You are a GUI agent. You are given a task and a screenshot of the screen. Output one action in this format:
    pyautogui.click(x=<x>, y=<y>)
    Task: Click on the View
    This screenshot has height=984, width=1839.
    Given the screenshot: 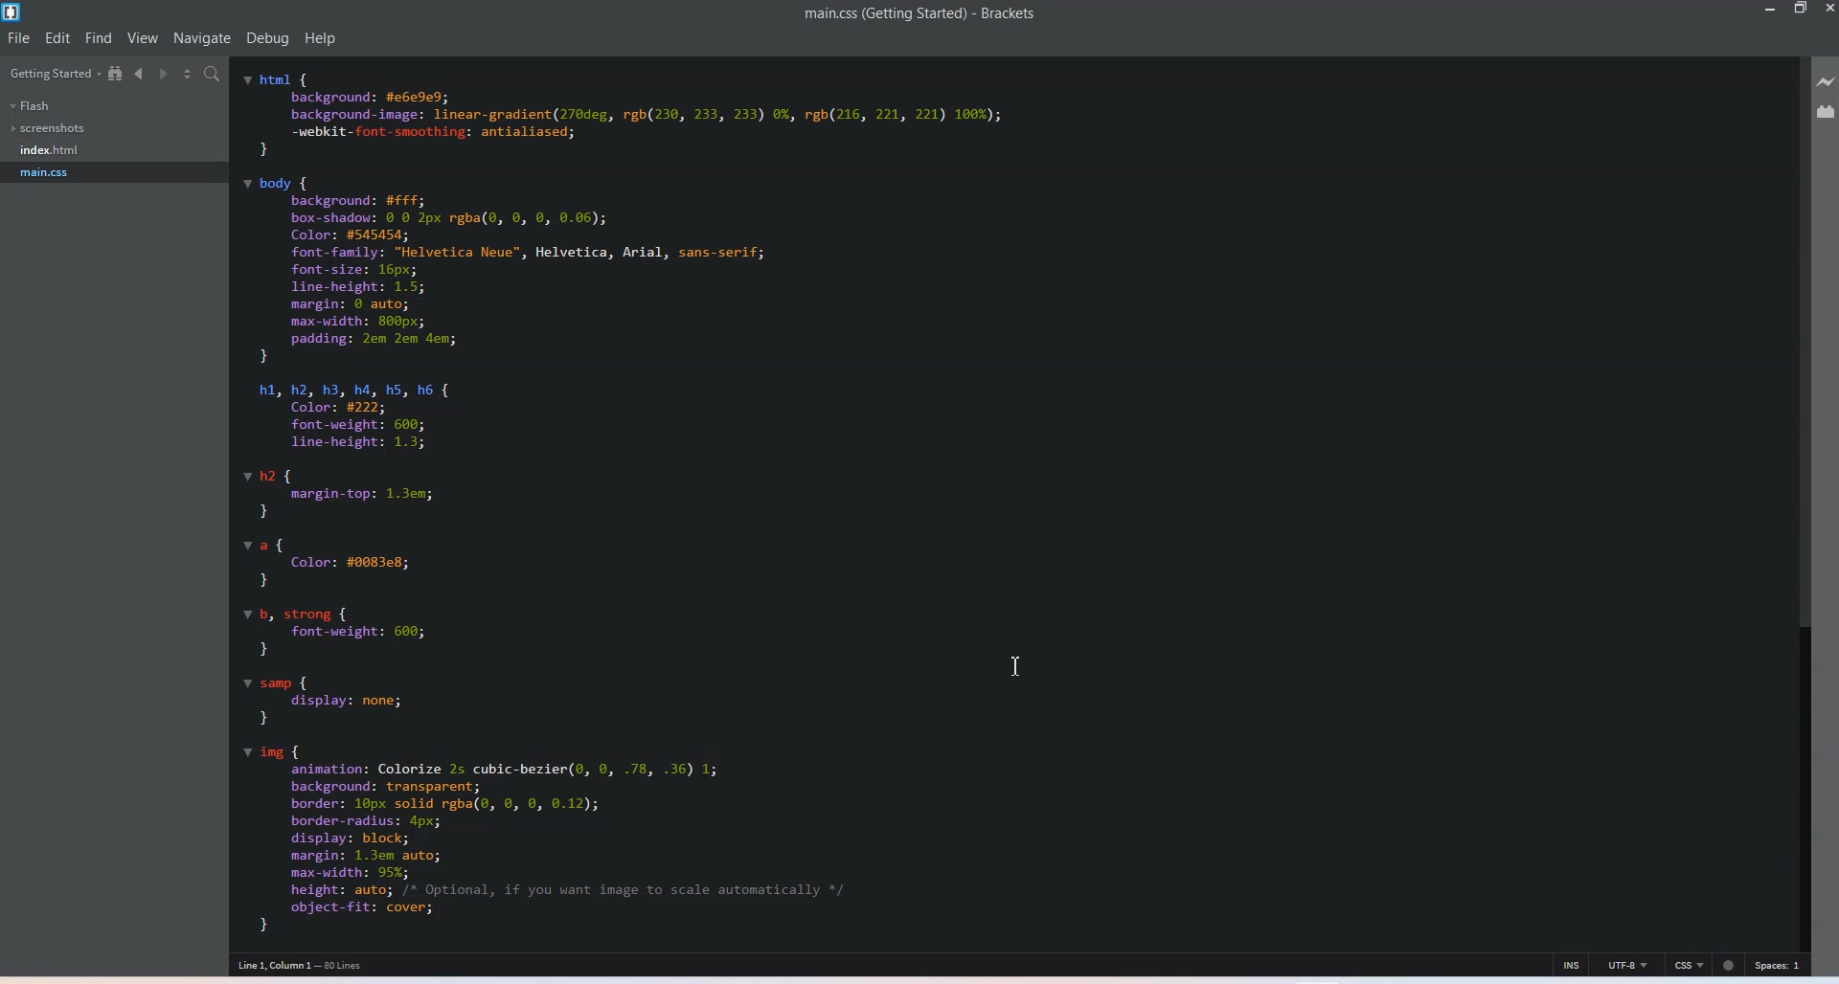 What is the action you would take?
    pyautogui.click(x=145, y=37)
    